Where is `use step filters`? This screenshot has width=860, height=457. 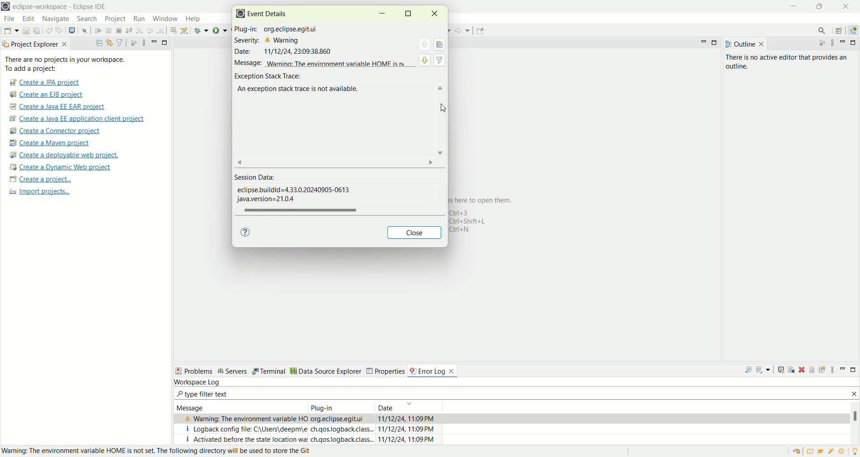
use step filters is located at coordinates (184, 31).